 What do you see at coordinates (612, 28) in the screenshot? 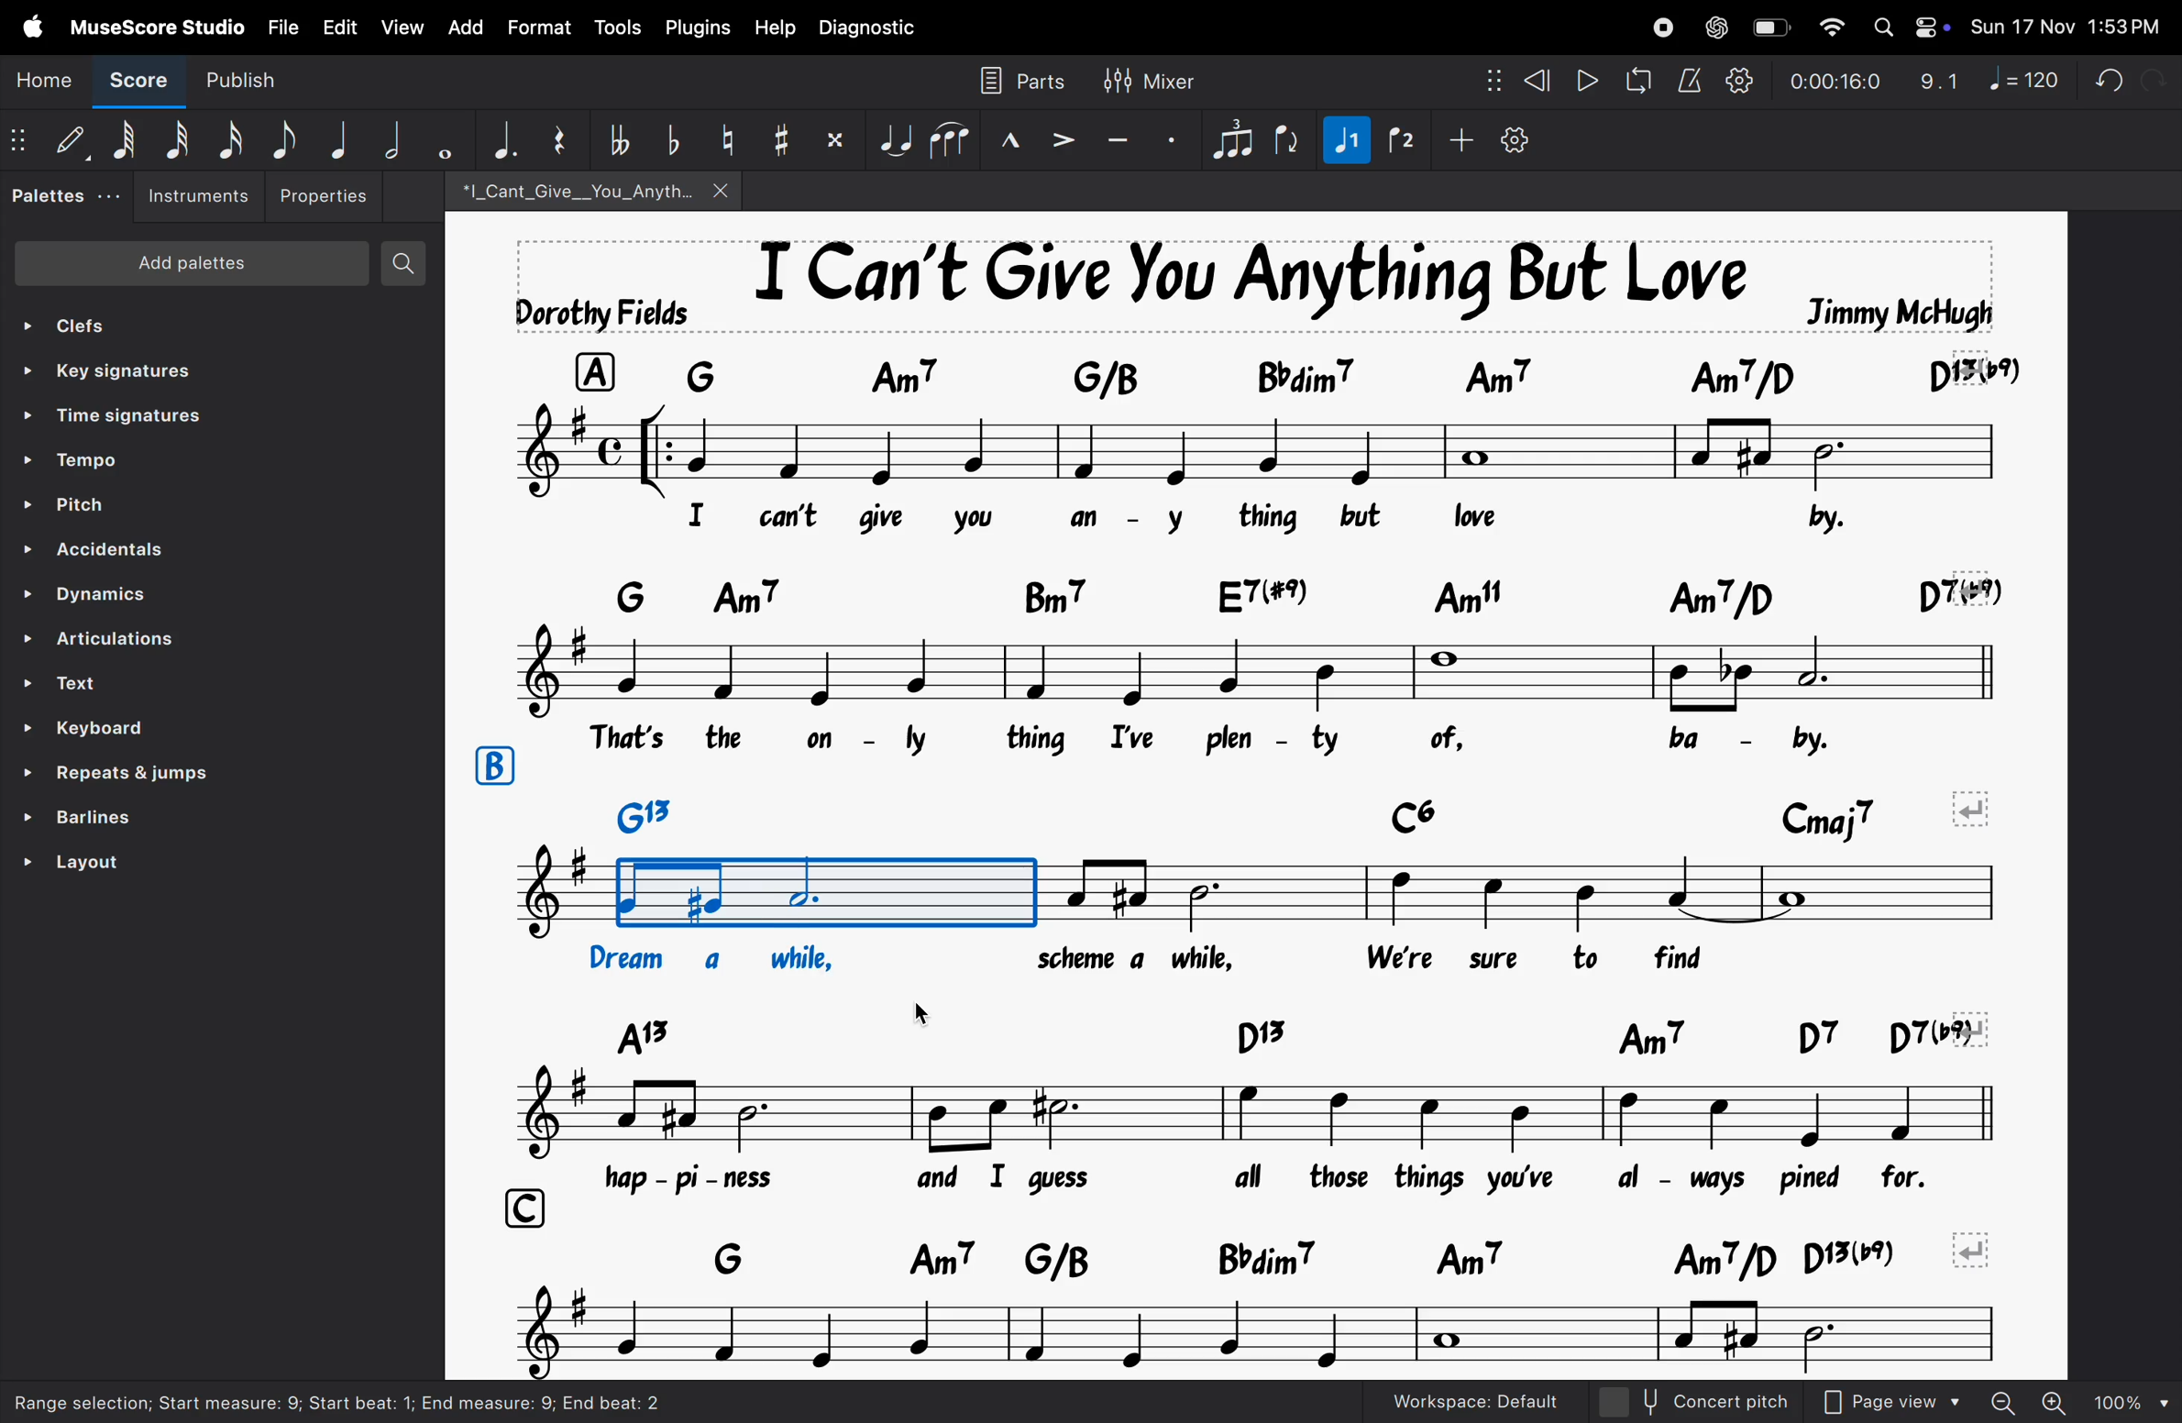
I see `tools` at bounding box center [612, 28].